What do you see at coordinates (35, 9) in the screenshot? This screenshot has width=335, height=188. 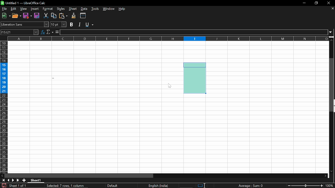 I see `Insert` at bounding box center [35, 9].